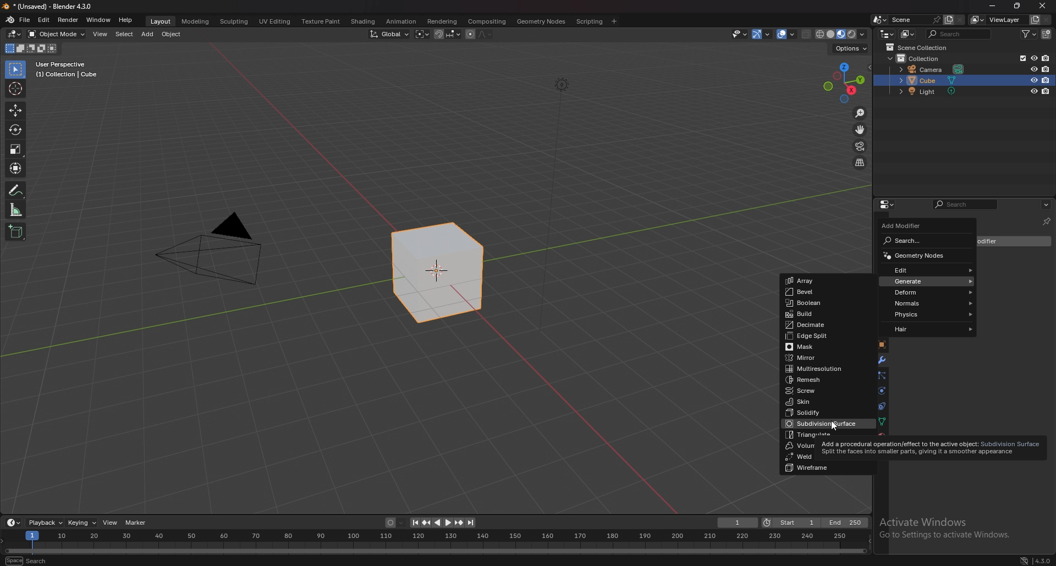  Describe the element at coordinates (1044, 203) in the screenshot. I see `view more` at that location.